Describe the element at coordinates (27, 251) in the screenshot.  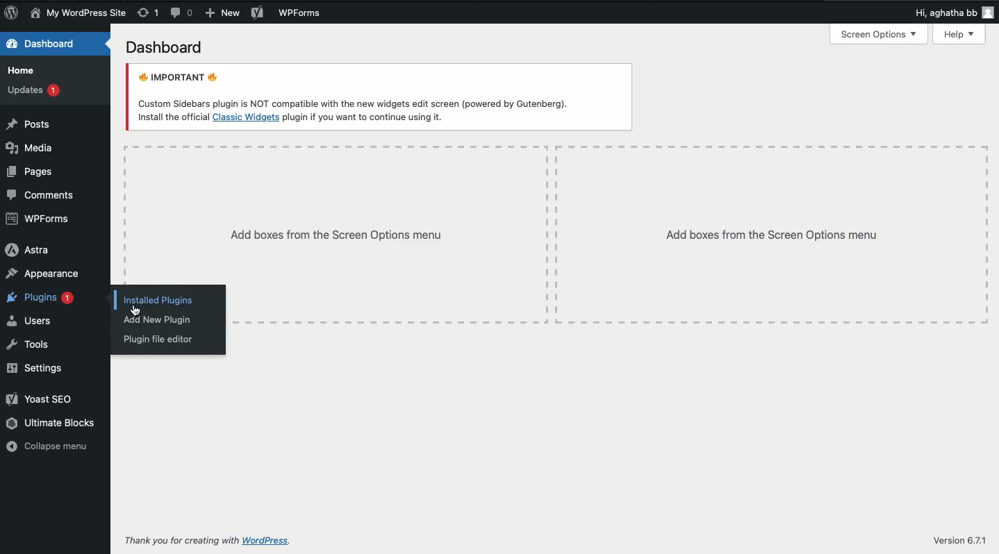
I see `Astra` at that location.